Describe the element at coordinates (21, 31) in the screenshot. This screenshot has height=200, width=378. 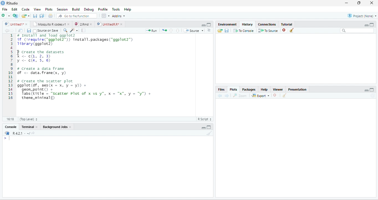
I see `Show in new window` at that location.